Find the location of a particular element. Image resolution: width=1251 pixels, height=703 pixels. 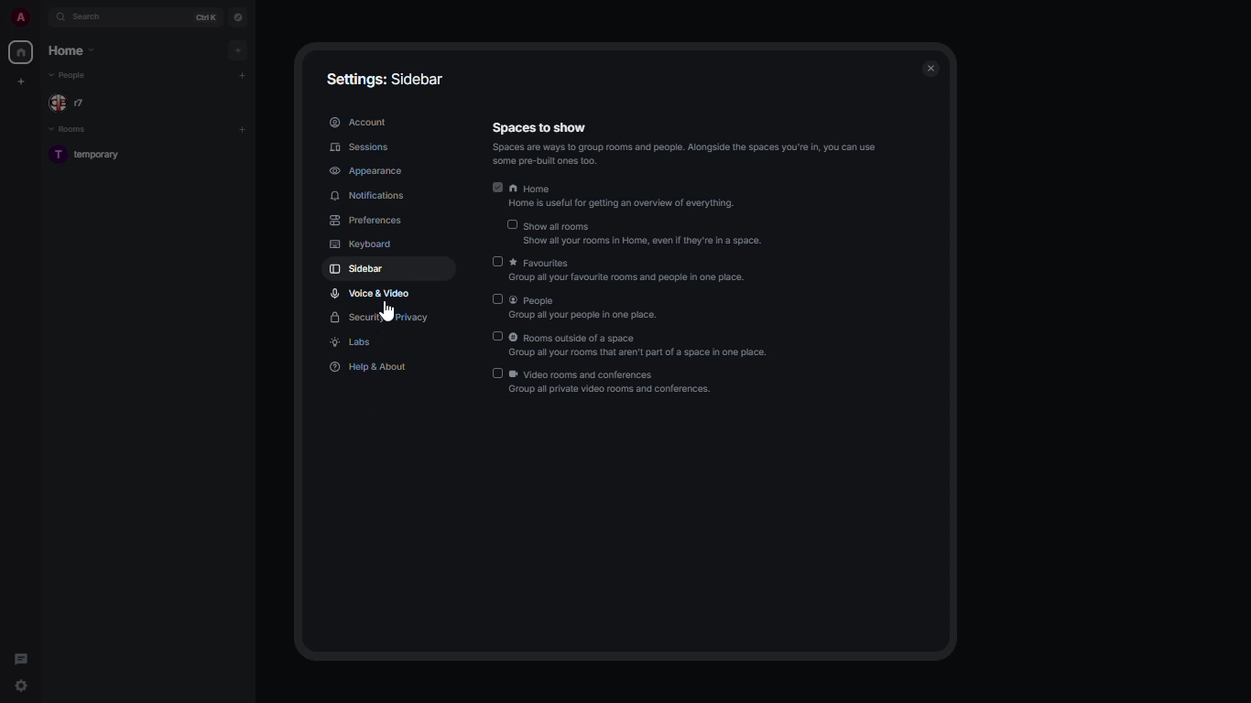

voice & video is located at coordinates (370, 293).